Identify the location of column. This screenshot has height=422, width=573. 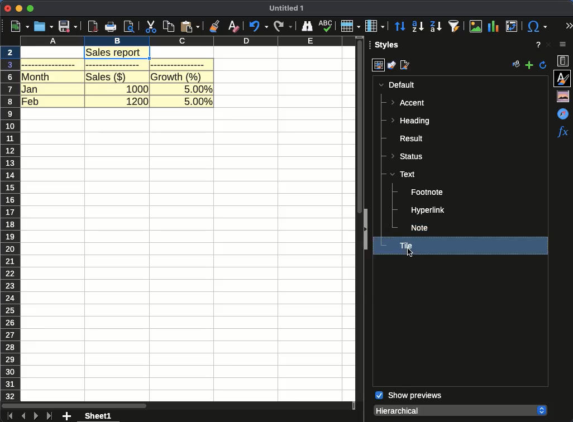
(375, 26).